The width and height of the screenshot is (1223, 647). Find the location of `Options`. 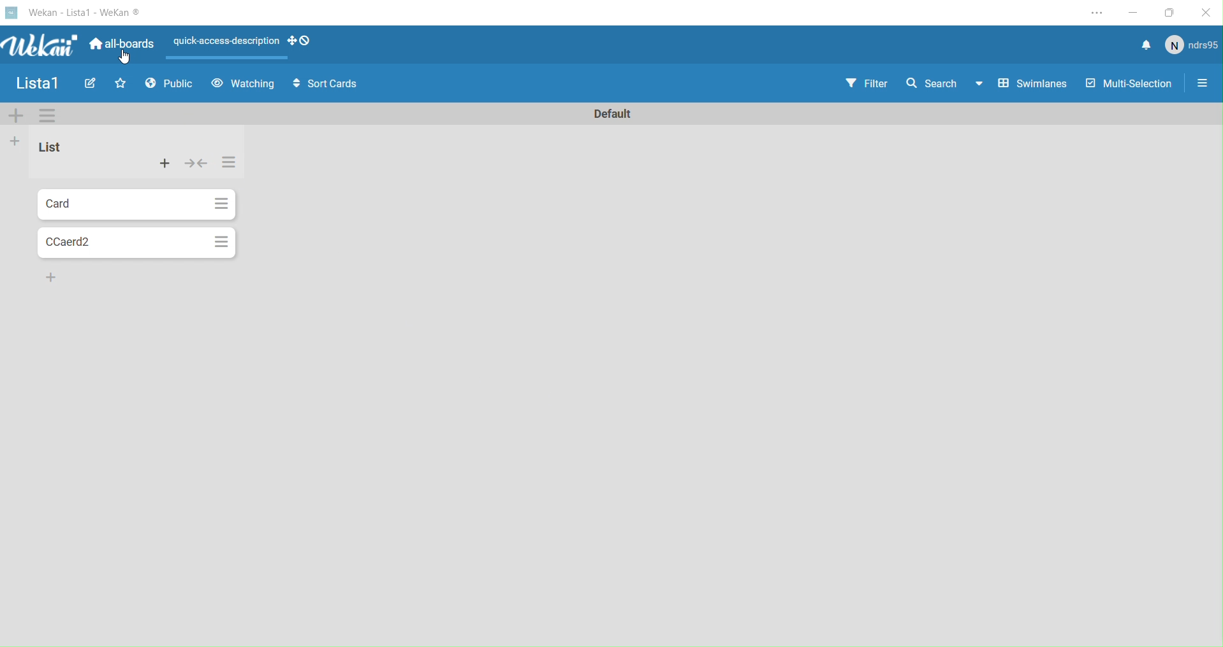

Options is located at coordinates (220, 241).